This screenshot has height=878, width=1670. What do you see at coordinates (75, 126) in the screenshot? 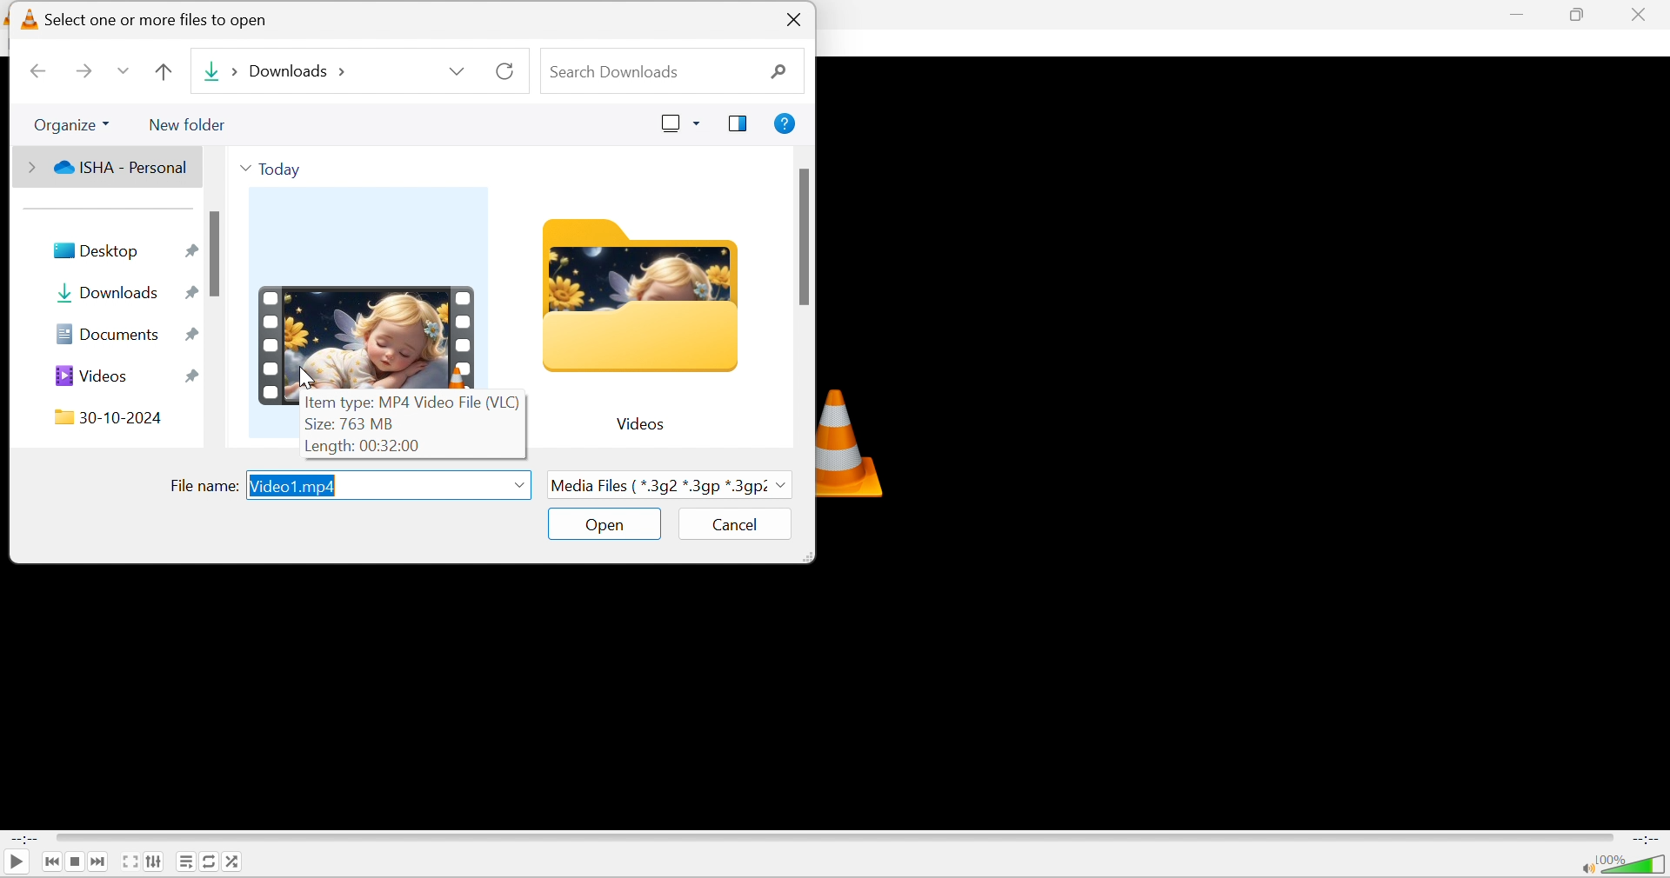
I see `Organize` at bounding box center [75, 126].